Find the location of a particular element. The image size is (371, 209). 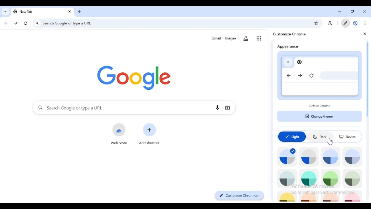

vertical scroll bar is located at coordinates (368, 79).